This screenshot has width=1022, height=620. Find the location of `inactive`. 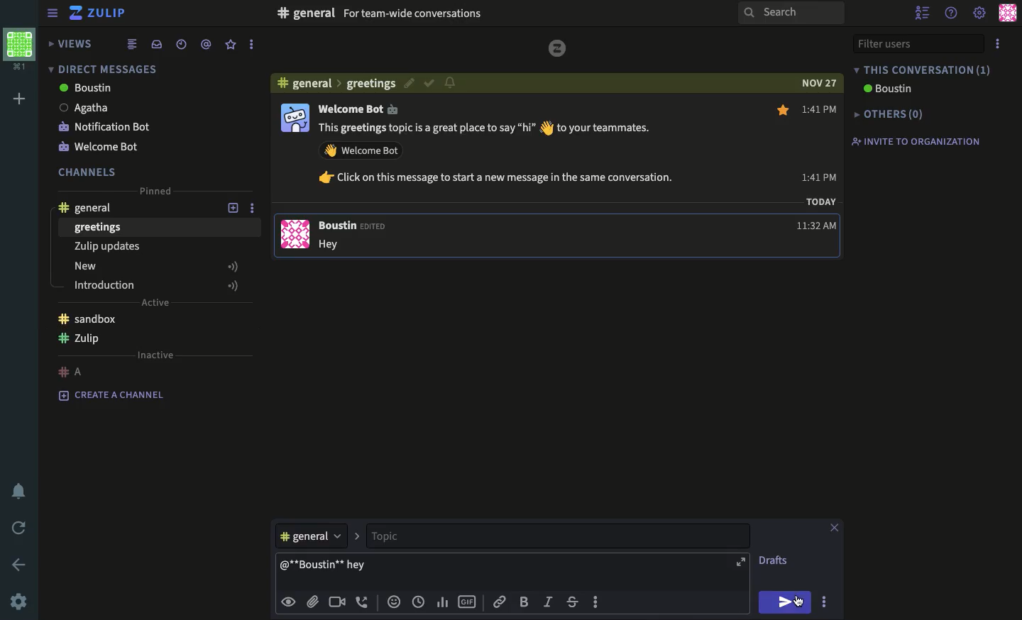

inactive is located at coordinates (156, 355).